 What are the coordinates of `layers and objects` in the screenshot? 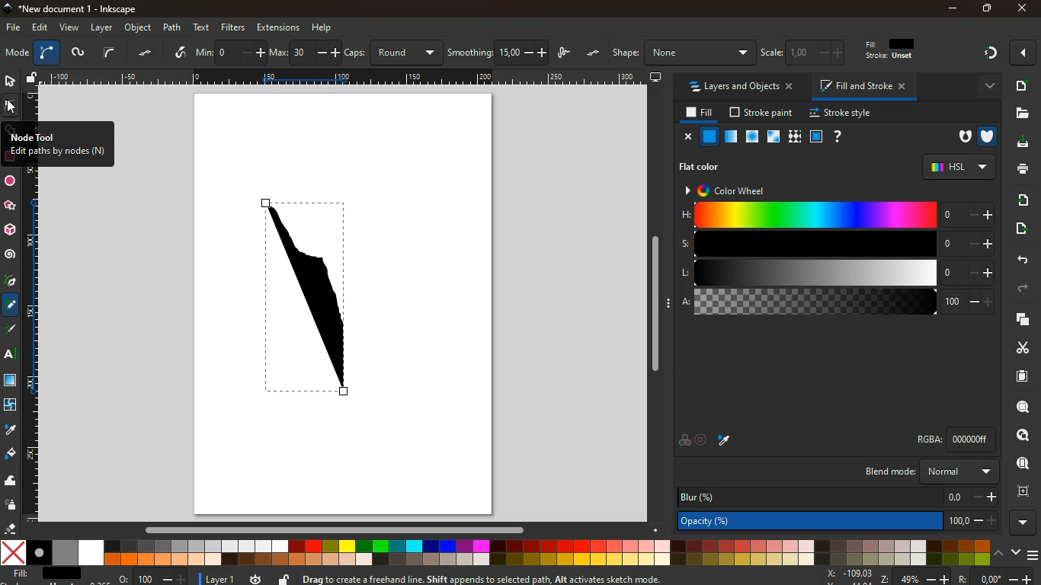 It's located at (739, 86).